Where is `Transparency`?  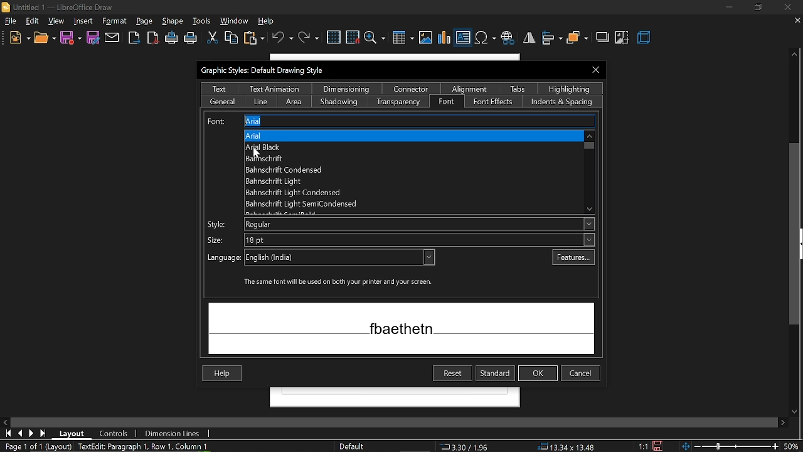 Transparency is located at coordinates (399, 102).